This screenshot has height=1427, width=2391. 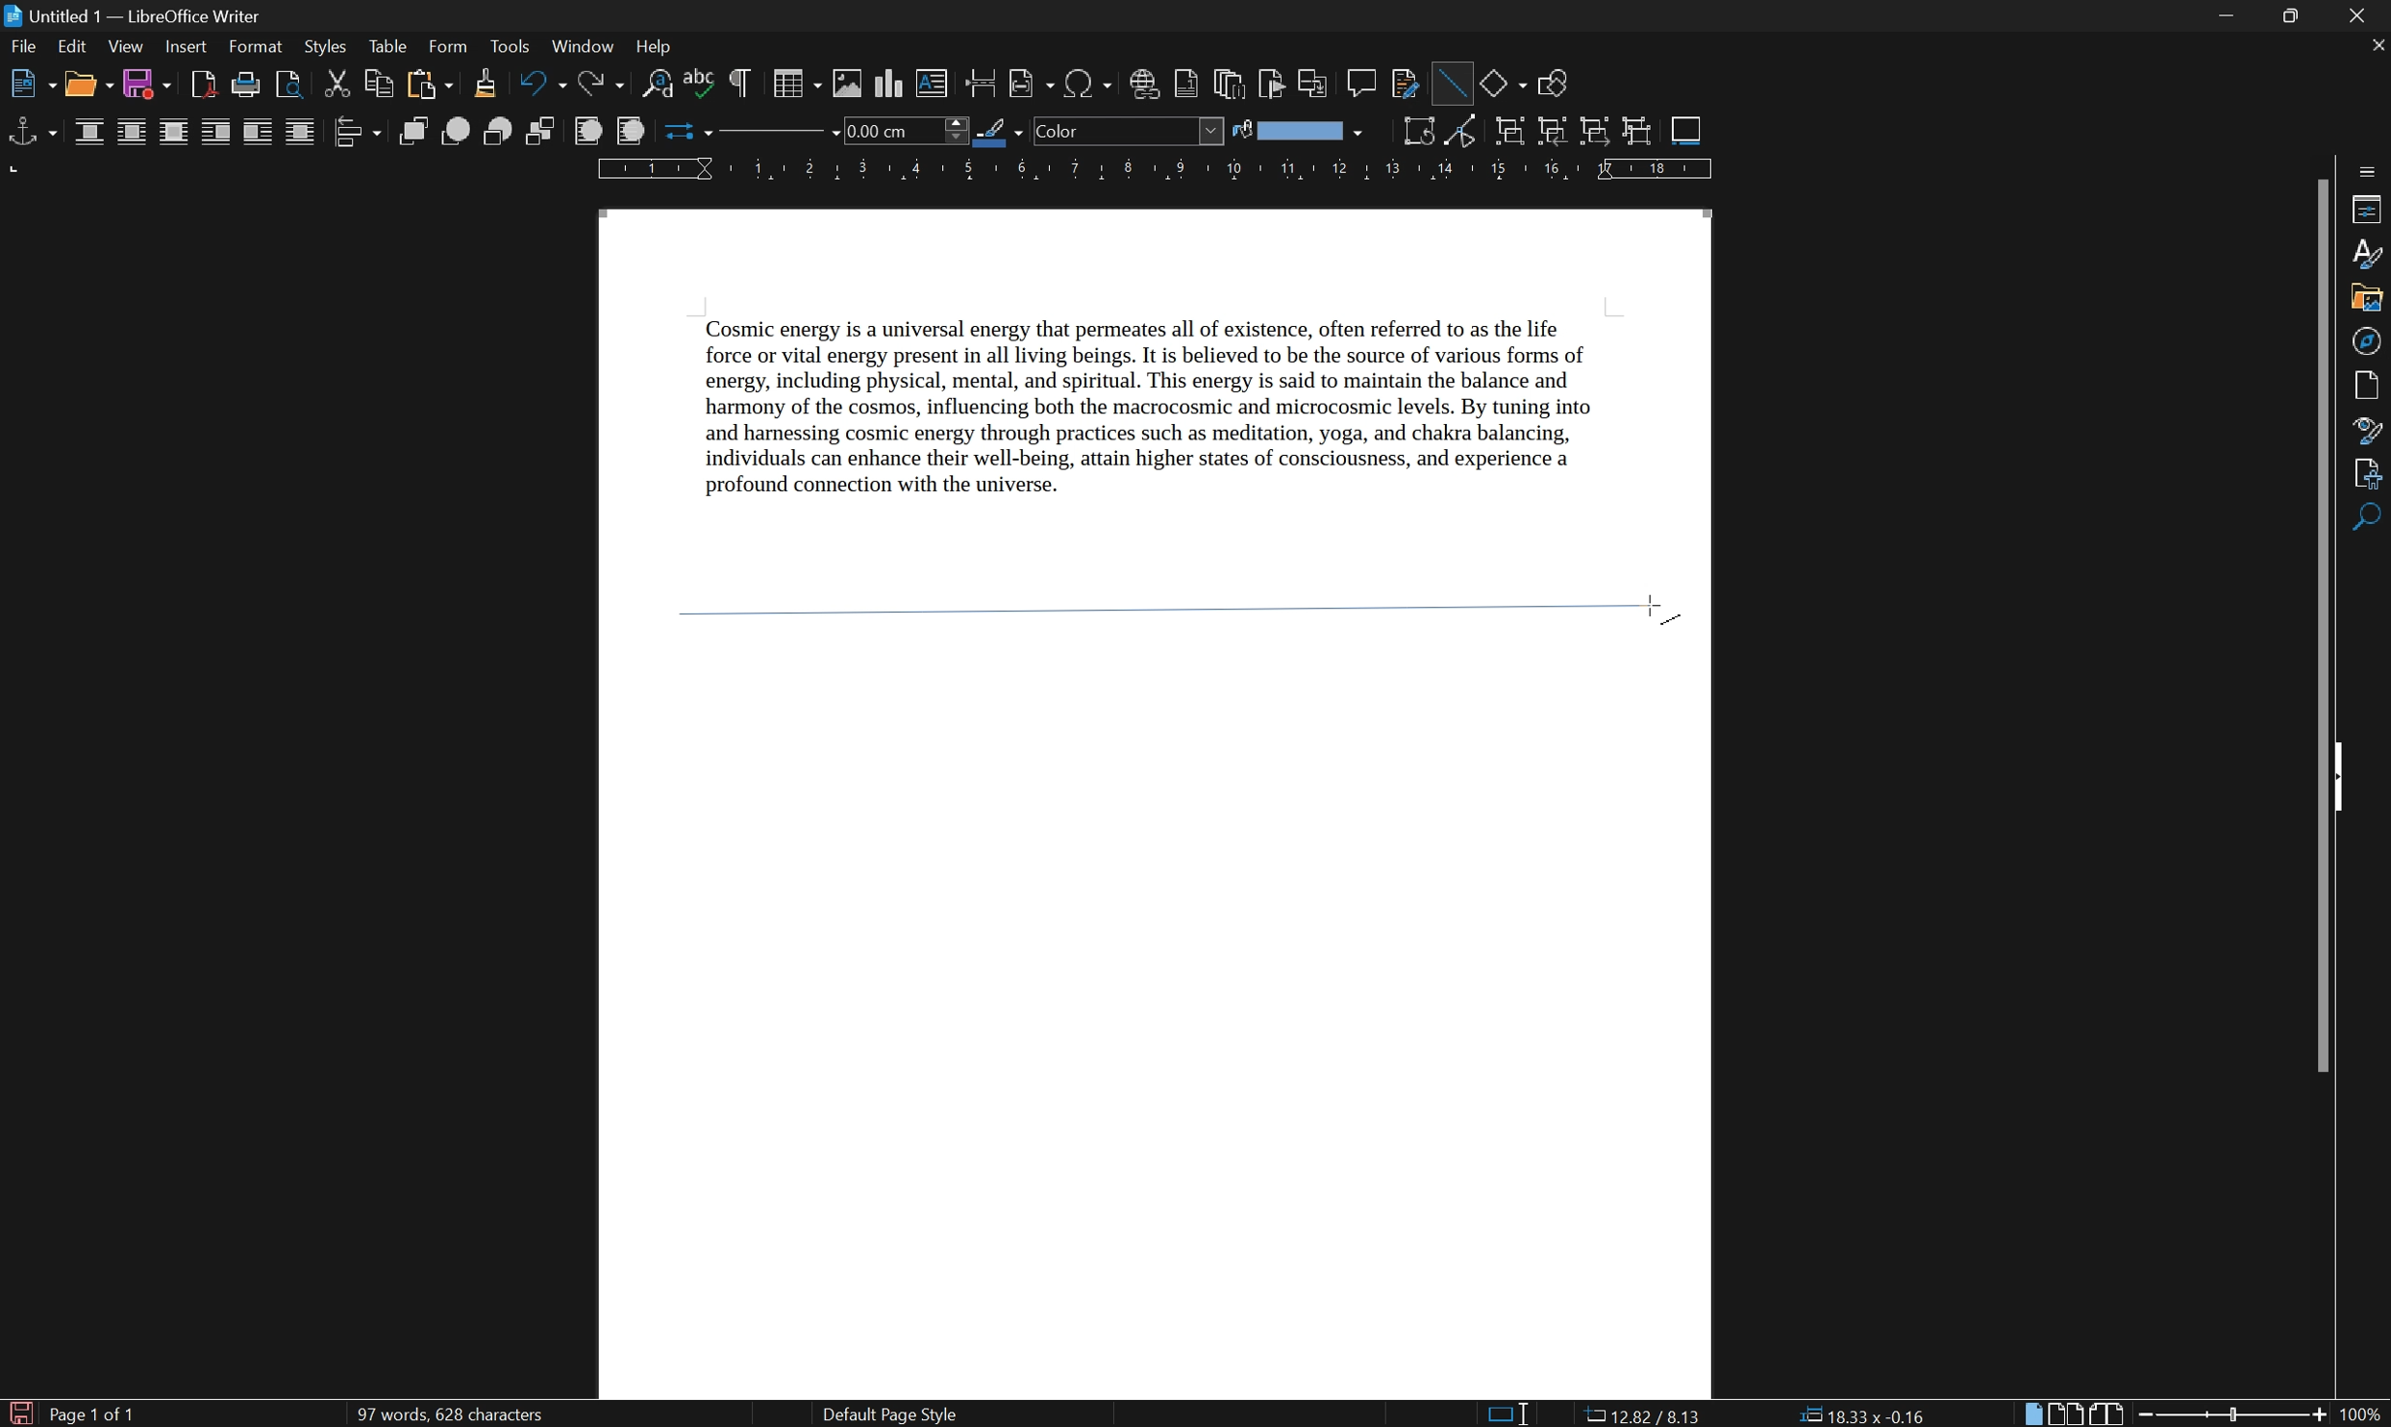 I want to click on style inspector, so click(x=2369, y=429).